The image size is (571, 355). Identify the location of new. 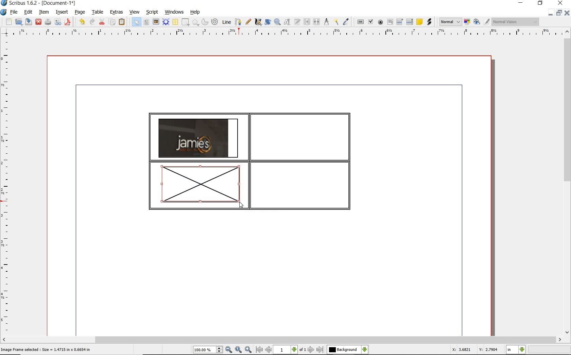
(9, 22).